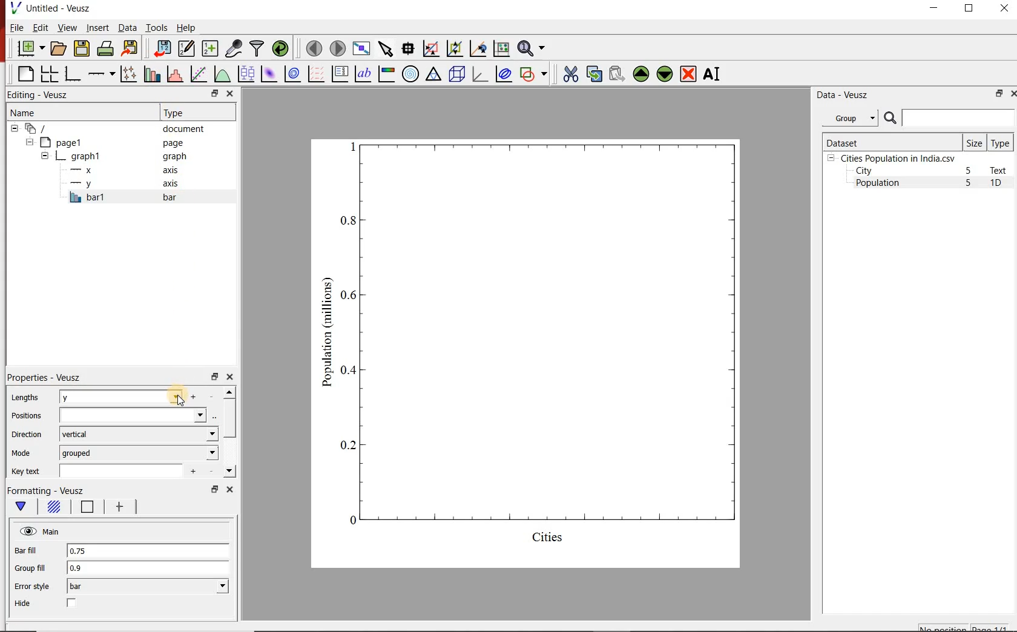 The width and height of the screenshot is (1017, 632). What do you see at coordinates (479, 74) in the screenshot?
I see `3d graph` at bounding box center [479, 74].